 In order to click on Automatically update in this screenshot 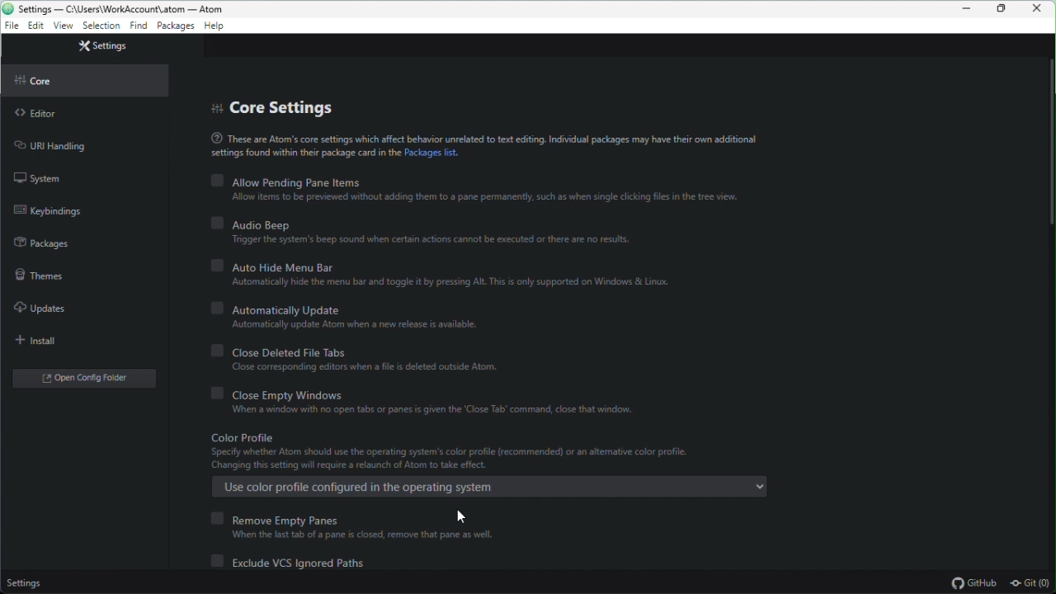, I will do `click(350, 317)`.